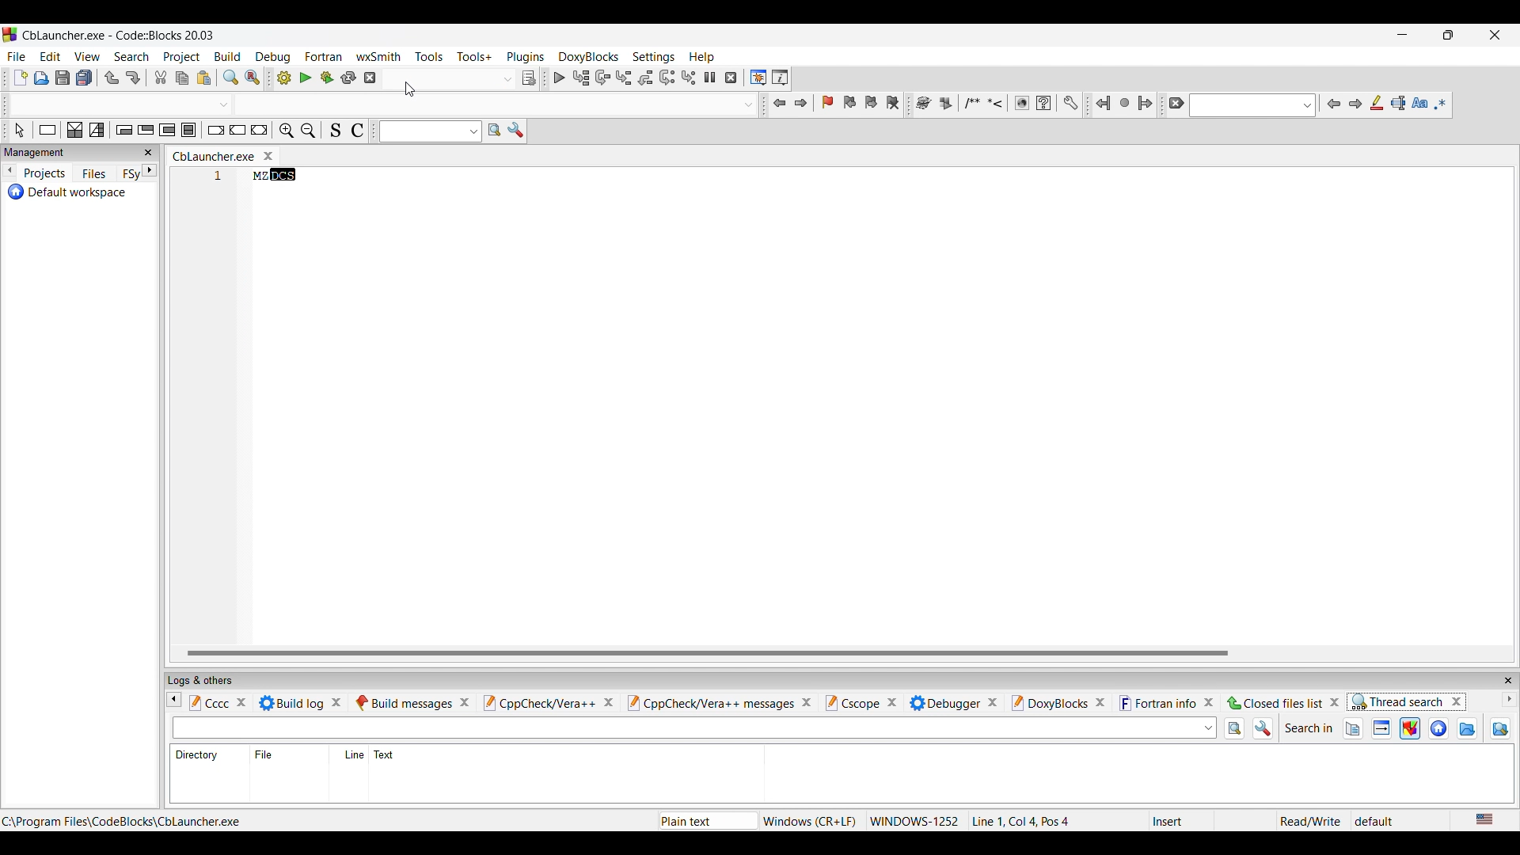 The height and width of the screenshot is (855, 1520). Describe the element at coordinates (306, 78) in the screenshot. I see `Run` at that location.